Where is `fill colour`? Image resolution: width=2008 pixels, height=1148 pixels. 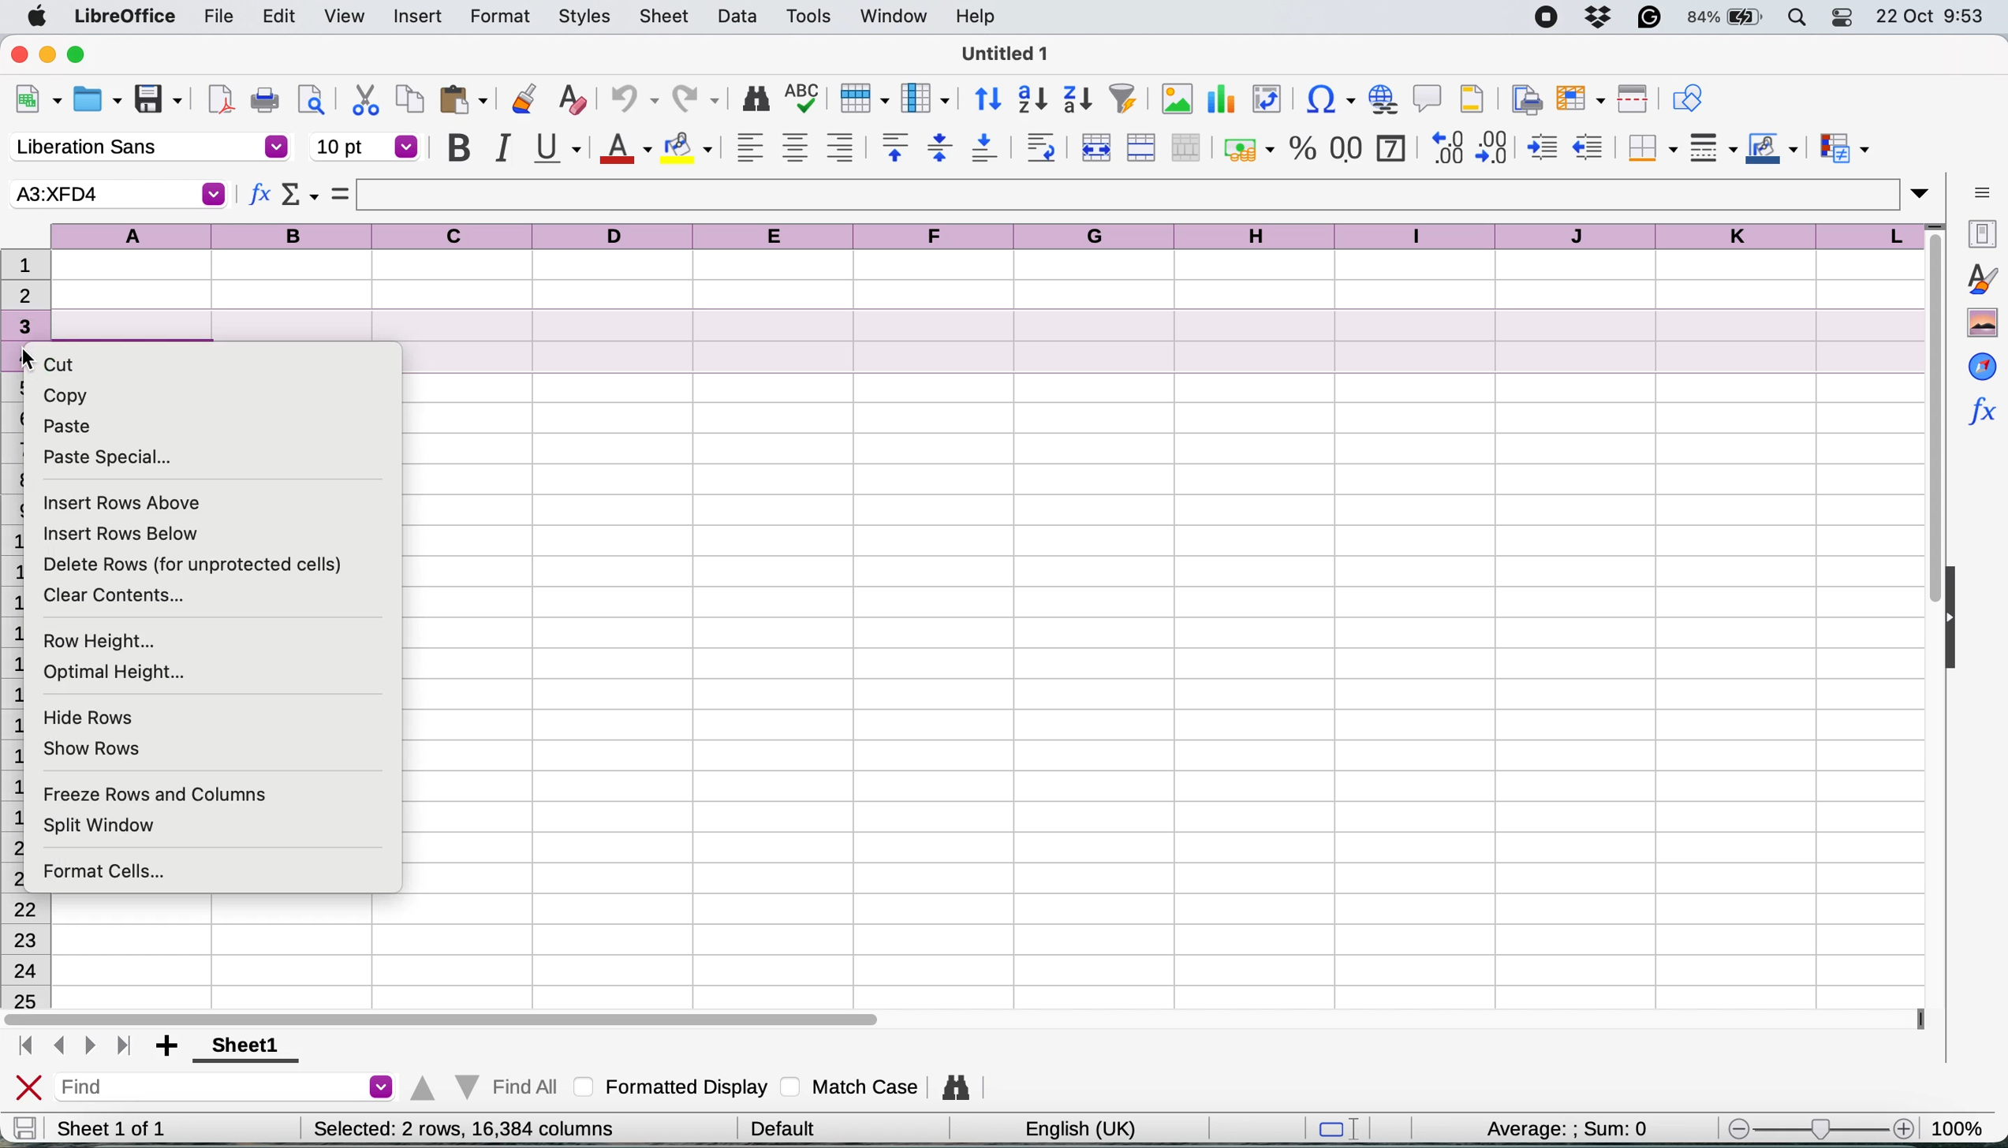
fill colour is located at coordinates (691, 148).